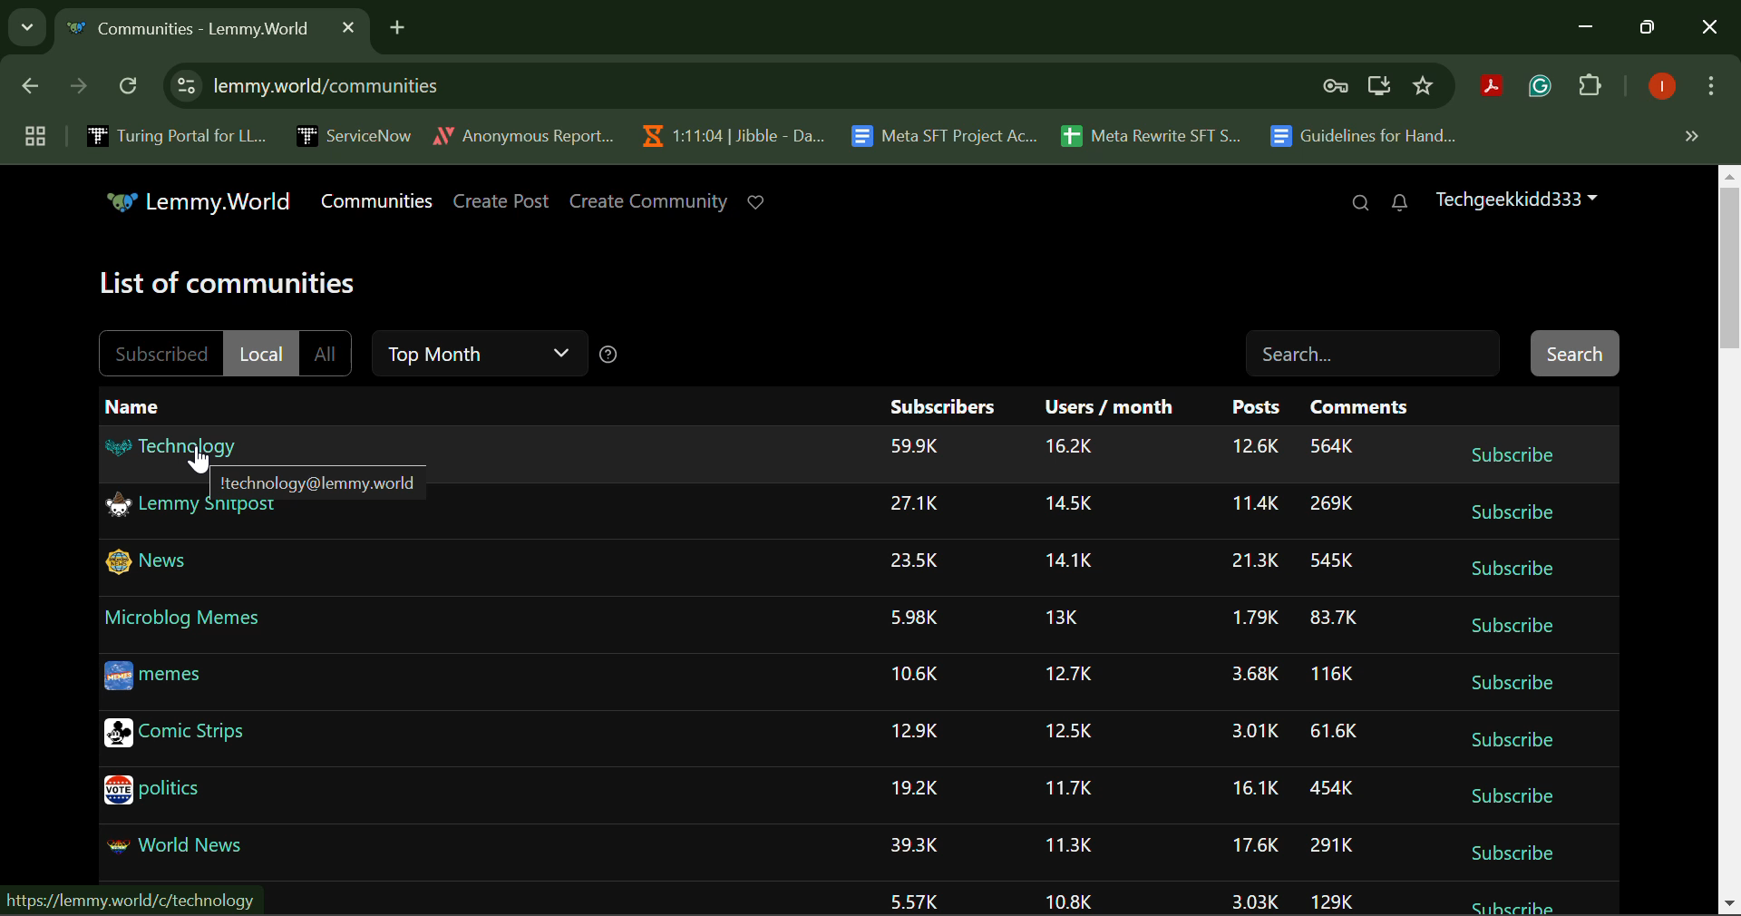  Describe the element at coordinates (1730, 541) in the screenshot. I see `Vertical Scroll Bar` at that location.